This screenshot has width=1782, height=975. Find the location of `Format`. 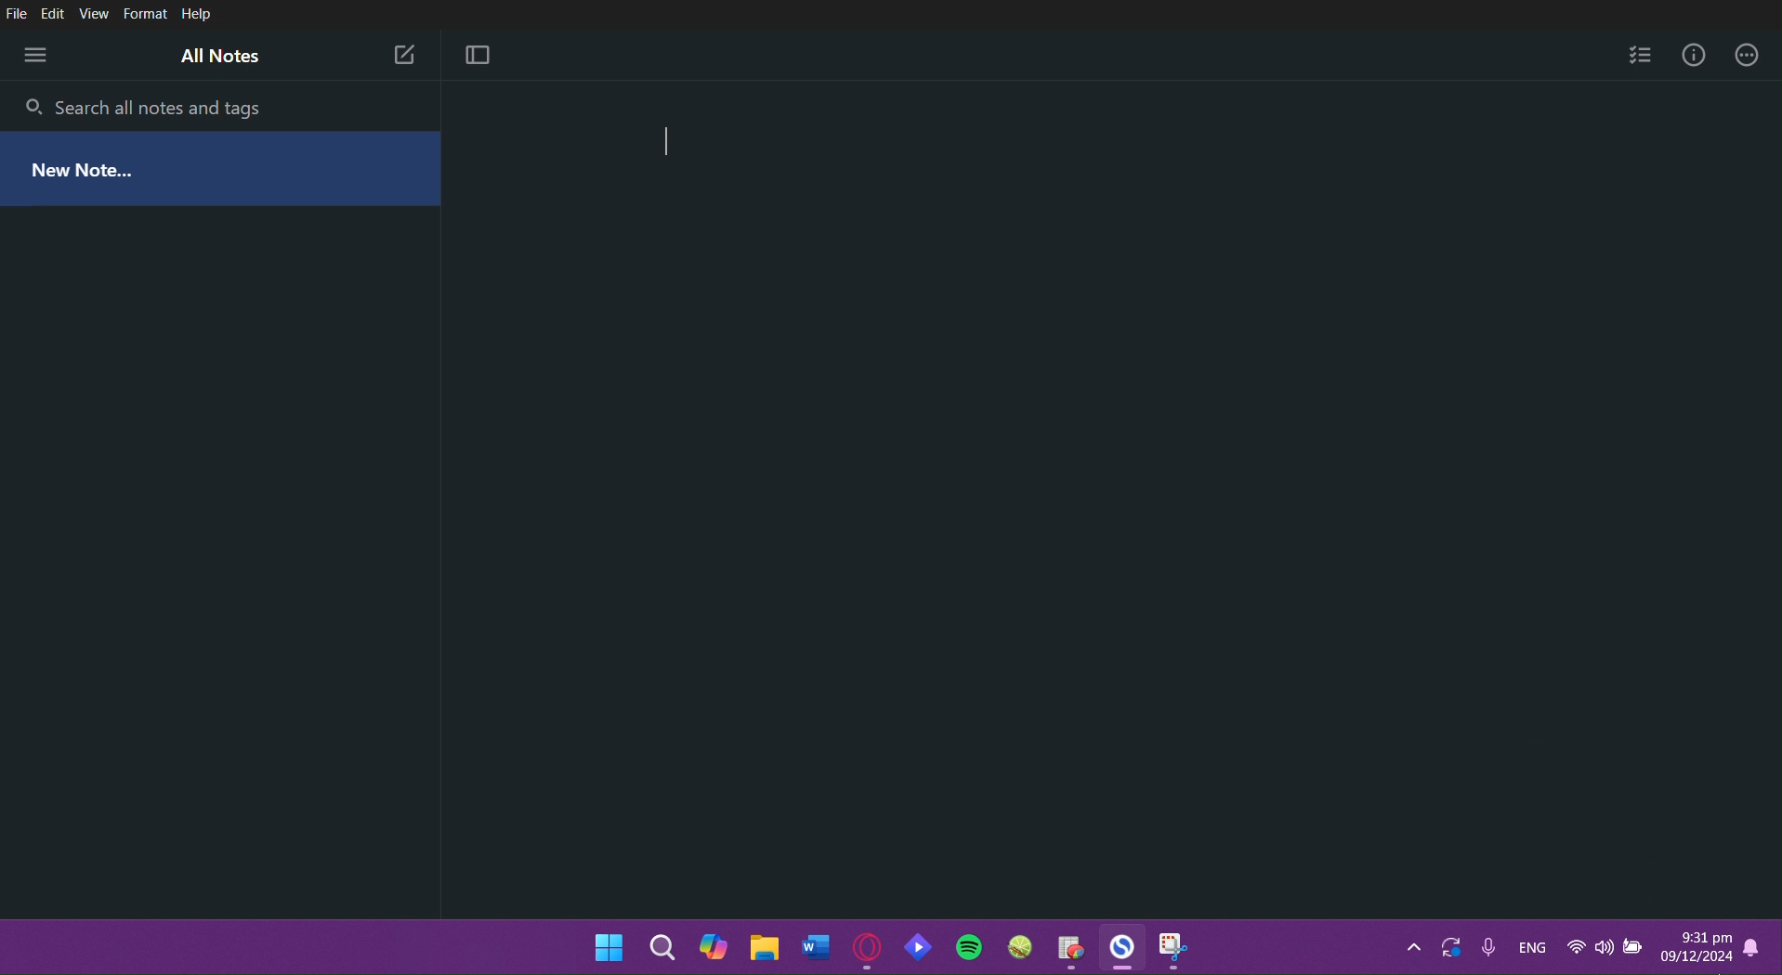

Format is located at coordinates (143, 15).